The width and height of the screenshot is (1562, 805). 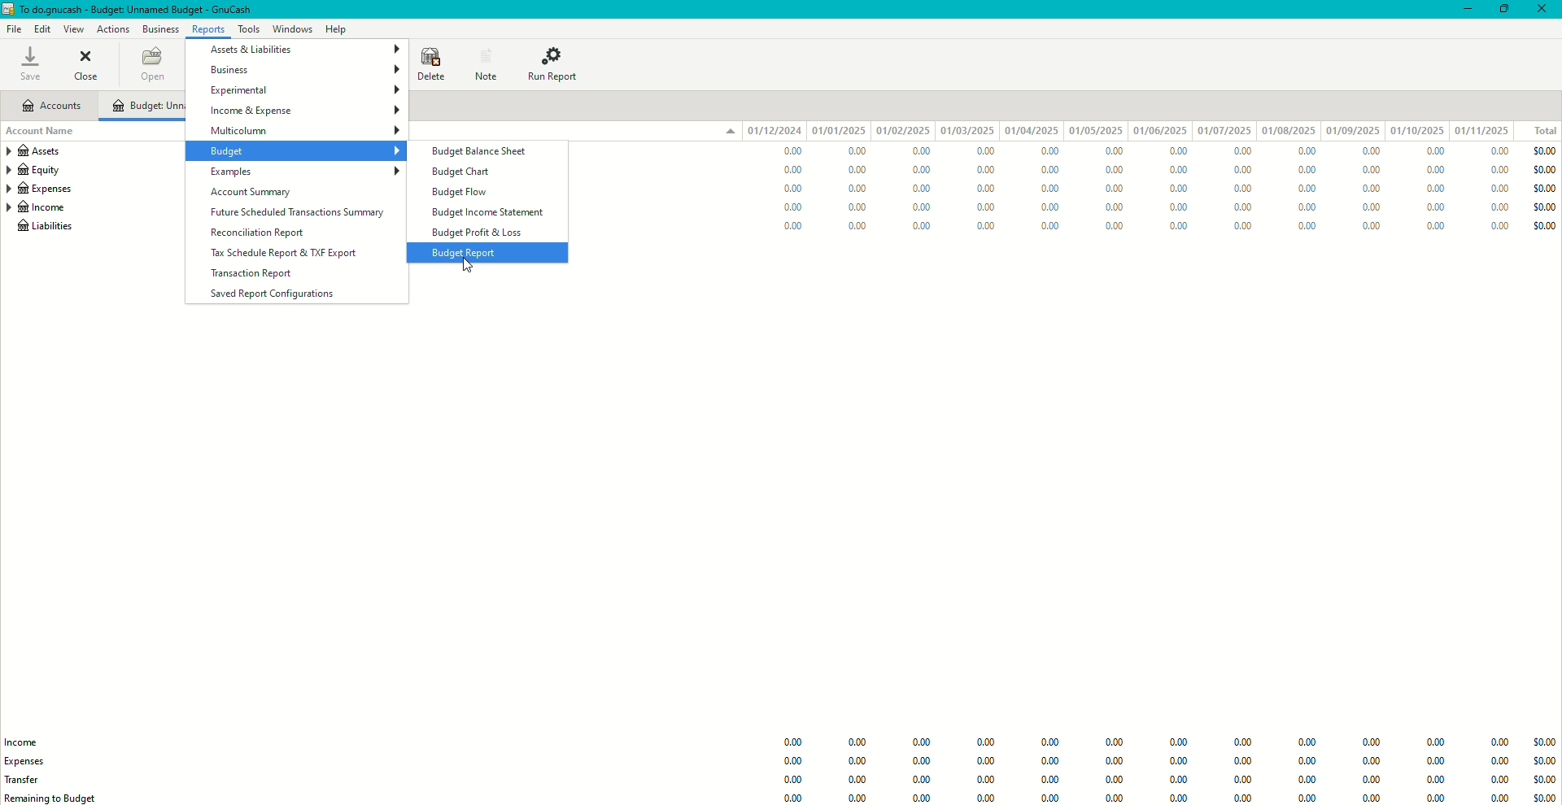 I want to click on 0.00, so click(x=1433, y=761).